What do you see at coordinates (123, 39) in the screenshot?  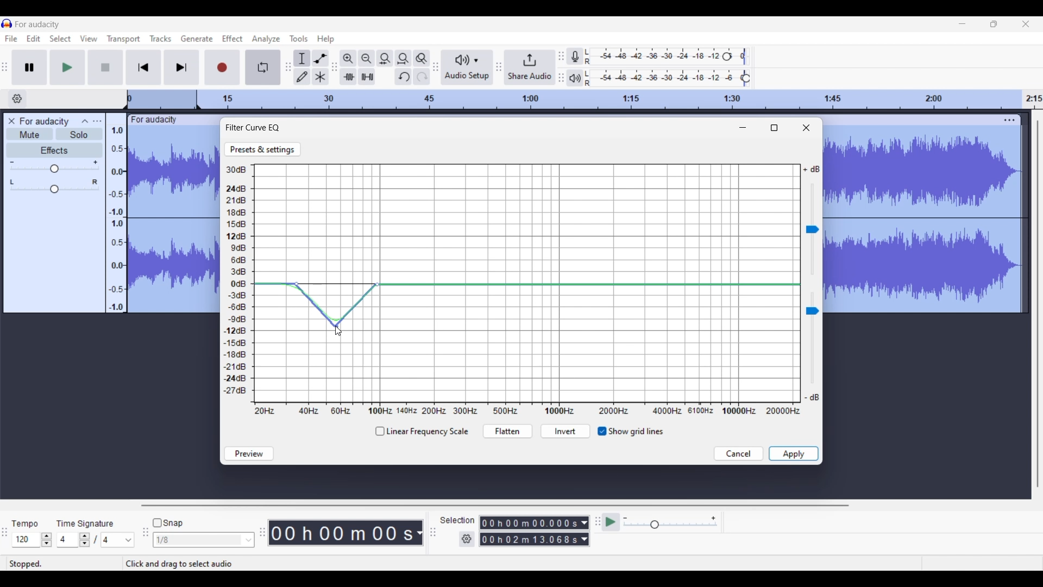 I see `Transport menu` at bounding box center [123, 39].